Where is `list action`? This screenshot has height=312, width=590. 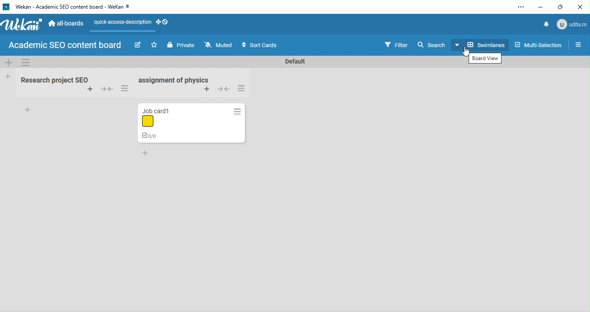
list action is located at coordinates (237, 111).